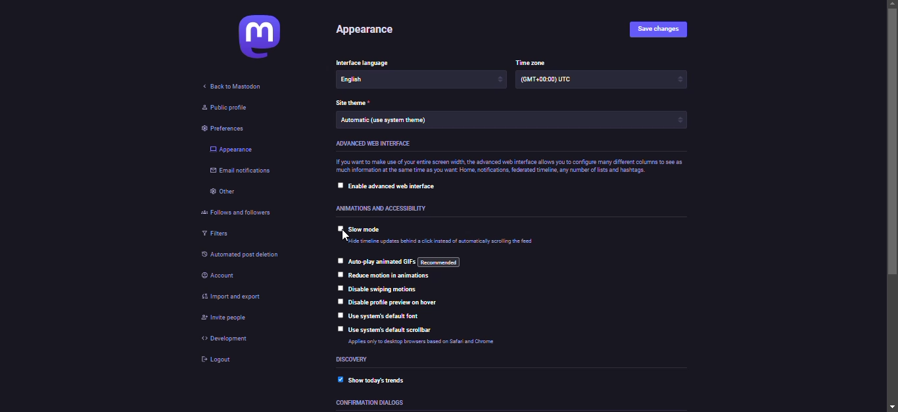 This screenshot has height=412, width=898. Describe the element at coordinates (504, 119) in the screenshot. I see `Automatic (use system theme)` at that location.